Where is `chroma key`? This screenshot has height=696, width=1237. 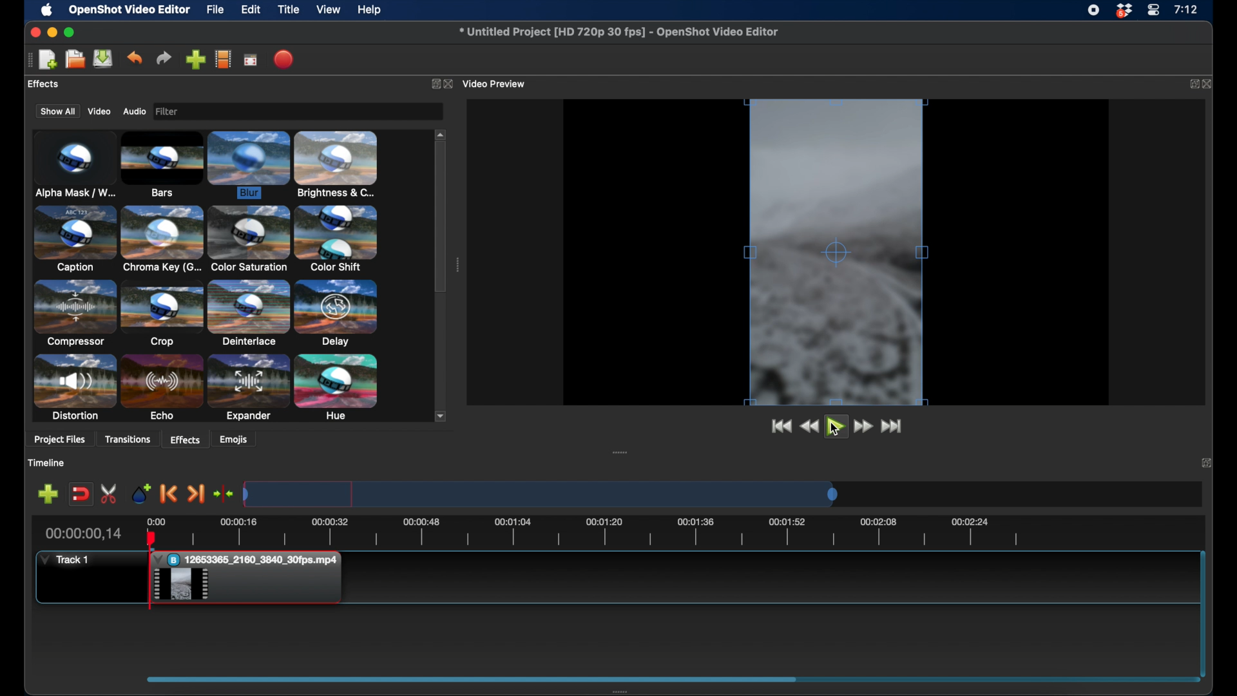 chroma key is located at coordinates (162, 238).